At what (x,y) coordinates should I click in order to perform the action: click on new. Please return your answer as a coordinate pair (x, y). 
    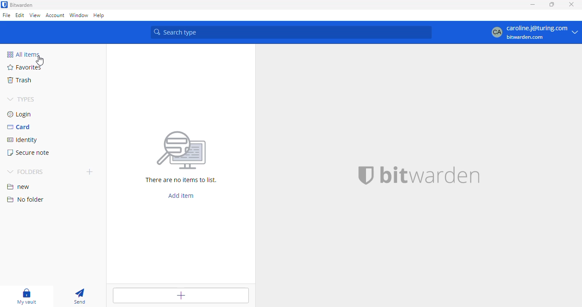
    Looking at the image, I should click on (19, 187).